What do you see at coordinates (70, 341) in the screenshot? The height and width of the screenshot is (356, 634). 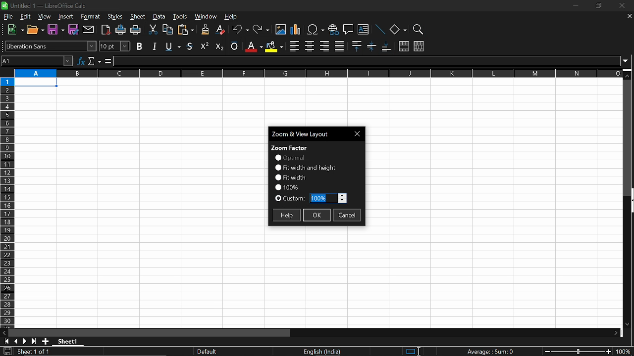 I see `sheet name` at bounding box center [70, 341].